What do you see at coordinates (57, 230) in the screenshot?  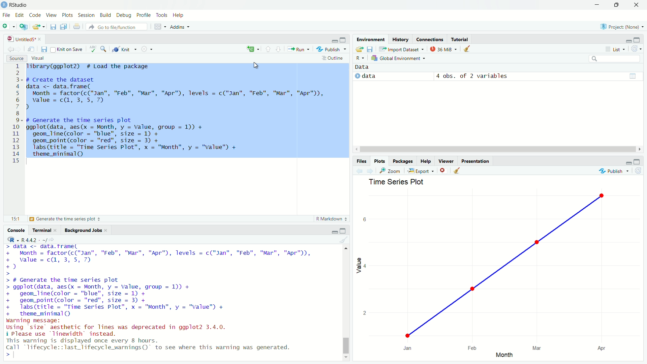 I see `close` at bounding box center [57, 230].